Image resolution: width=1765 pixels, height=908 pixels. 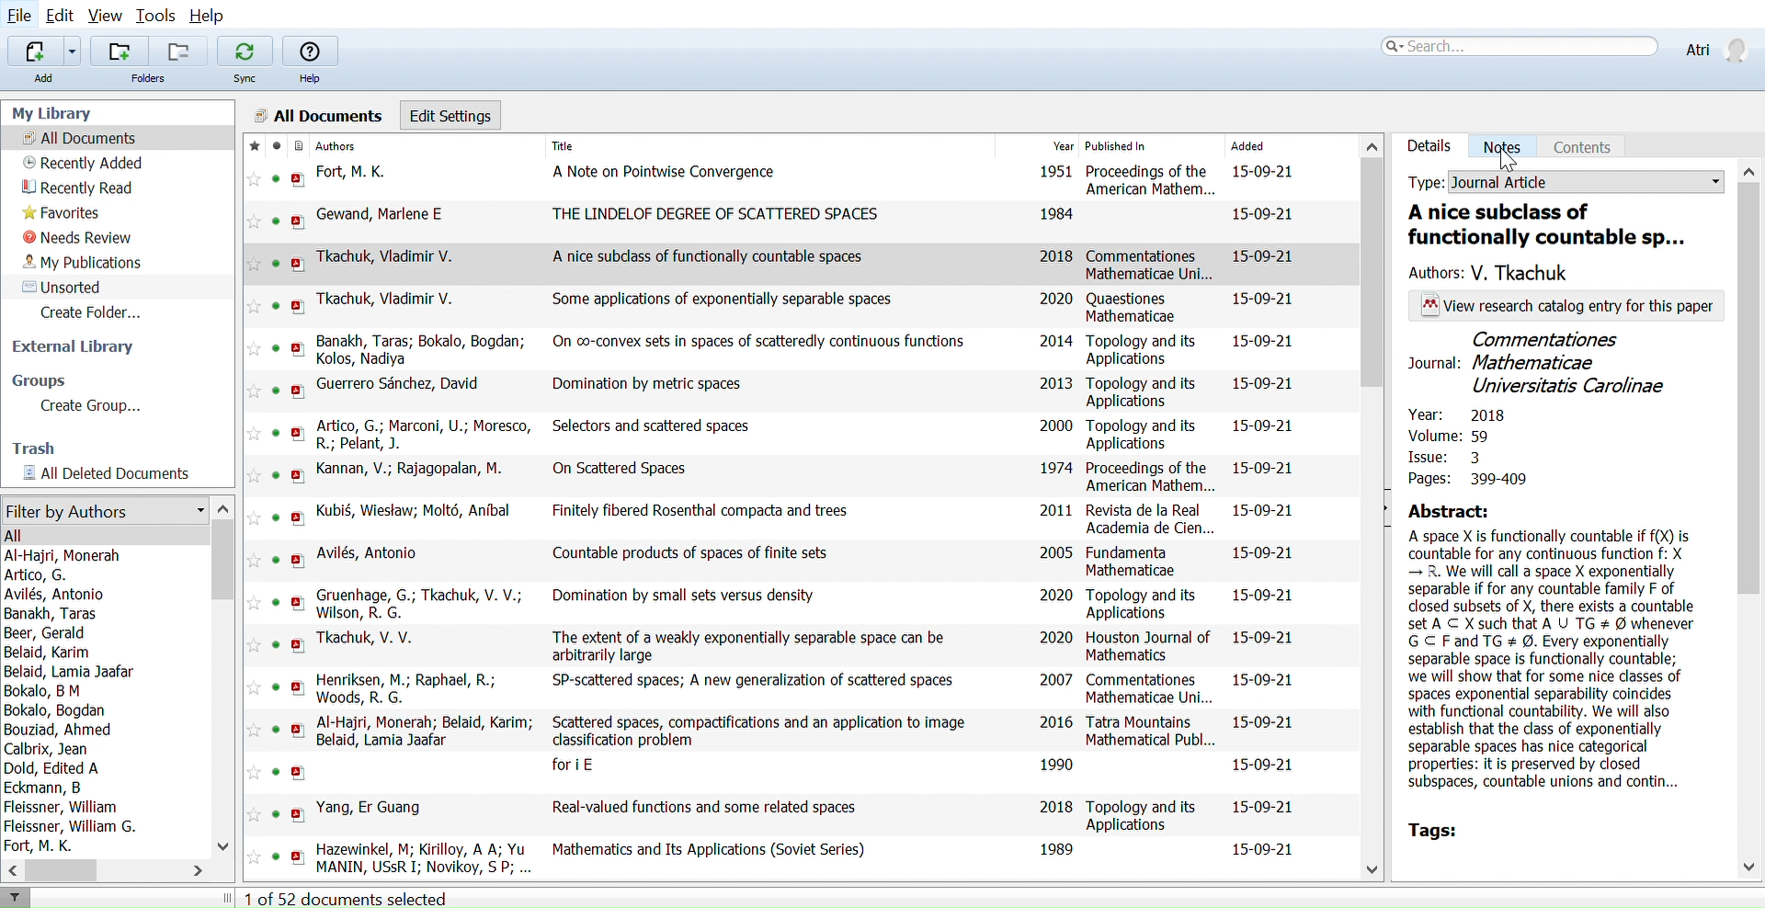 I want to click on Add this reference to favorites, so click(x=255, y=475).